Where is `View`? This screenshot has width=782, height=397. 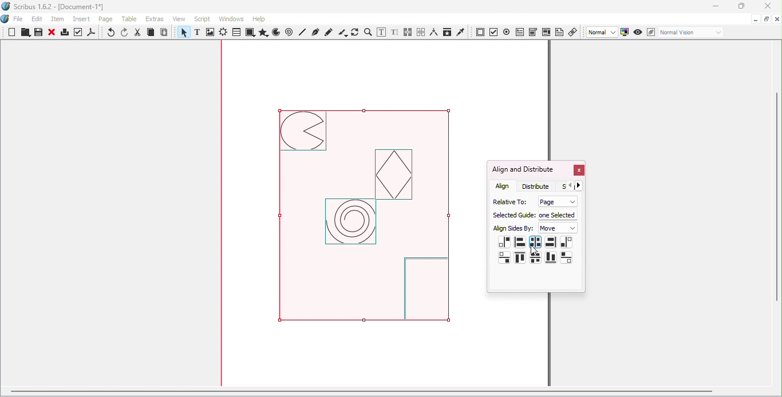 View is located at coordinates (181, 18).